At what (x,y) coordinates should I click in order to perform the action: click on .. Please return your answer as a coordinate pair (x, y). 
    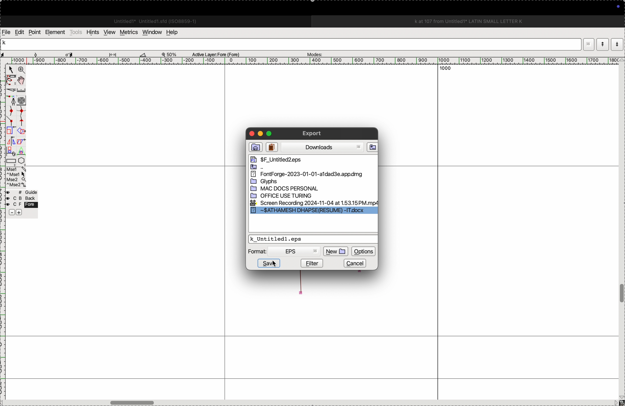
    Looking at the image, I should click on (616, 44).